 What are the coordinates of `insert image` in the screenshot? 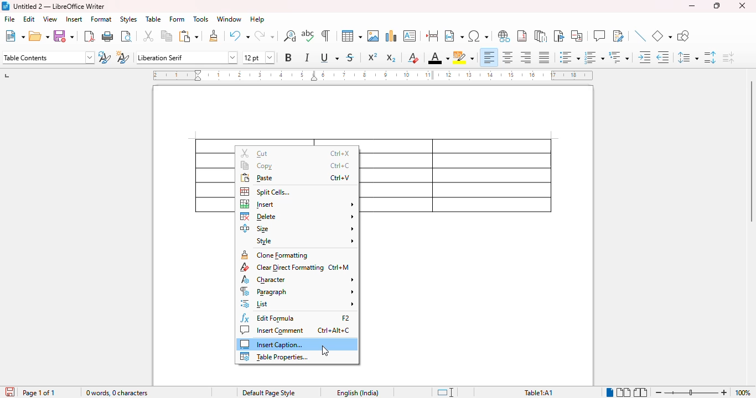 It's located at (374, 36).